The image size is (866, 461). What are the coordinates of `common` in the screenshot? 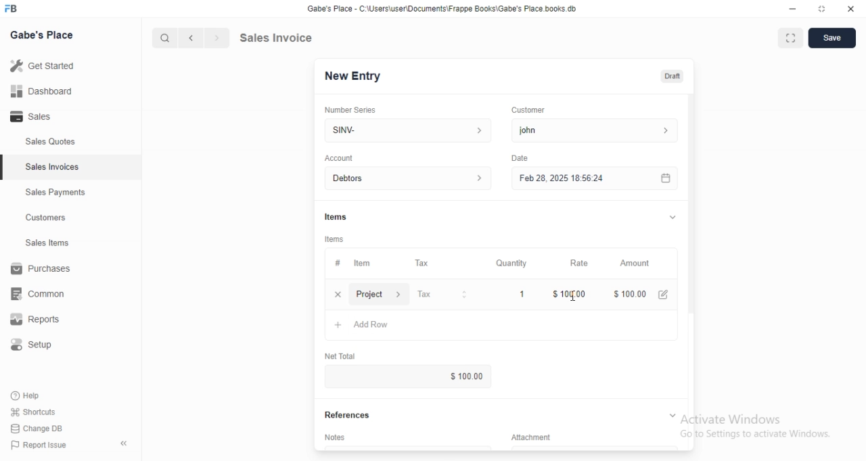 It's located at (42, 293).